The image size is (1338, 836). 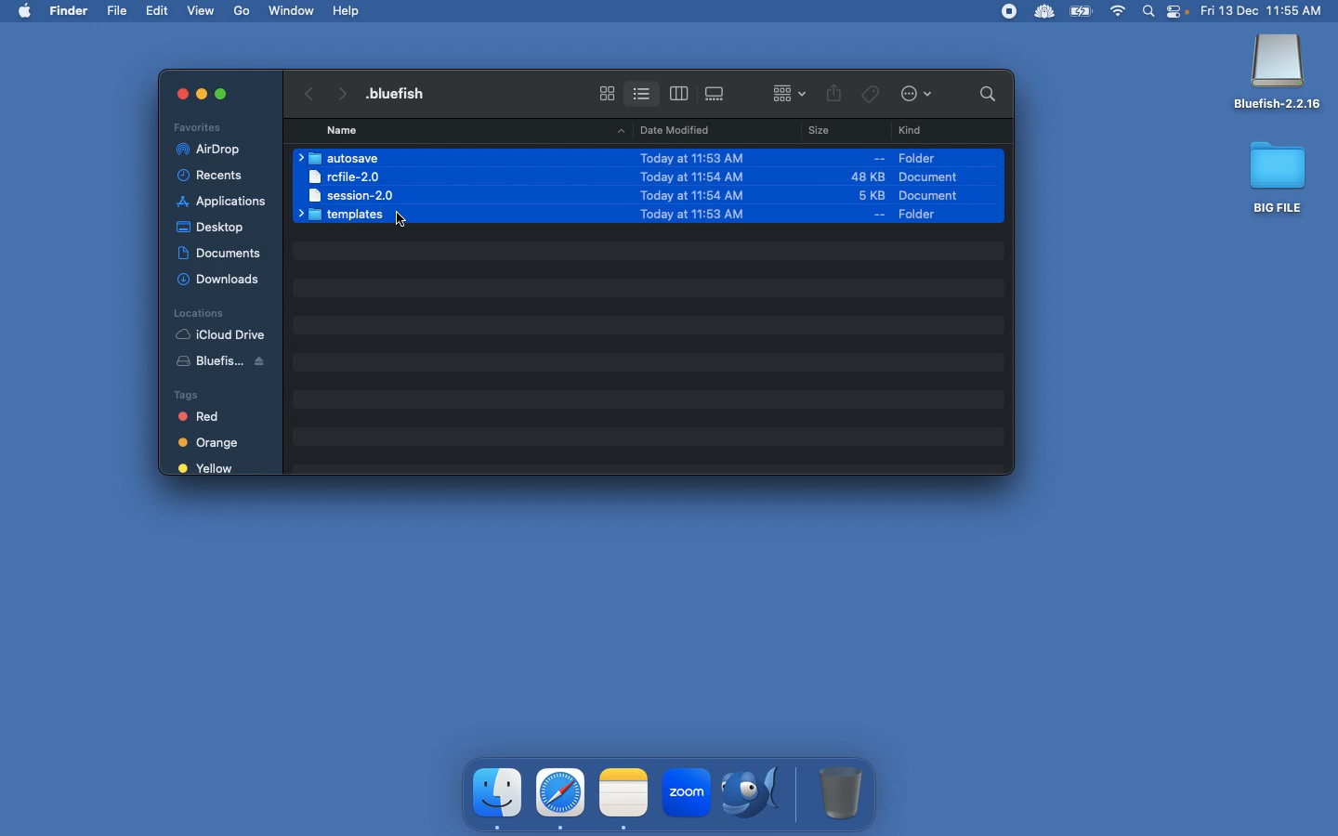 What do you see at coordinates (222, 202) in the screenshot?
I see `application` at bounding box center [222, 202].